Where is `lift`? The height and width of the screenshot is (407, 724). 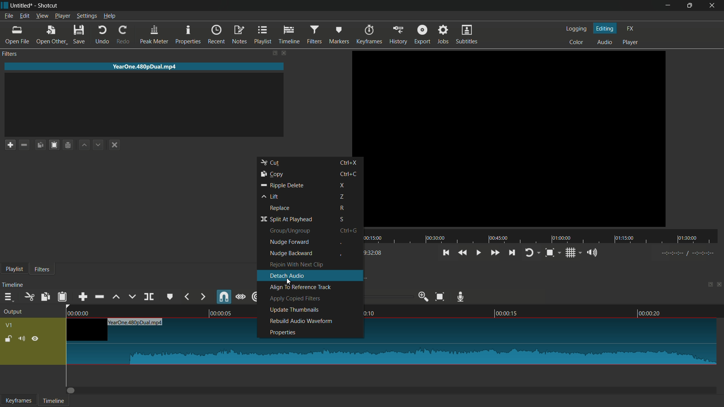 lift is located at coordinates (117, 298).